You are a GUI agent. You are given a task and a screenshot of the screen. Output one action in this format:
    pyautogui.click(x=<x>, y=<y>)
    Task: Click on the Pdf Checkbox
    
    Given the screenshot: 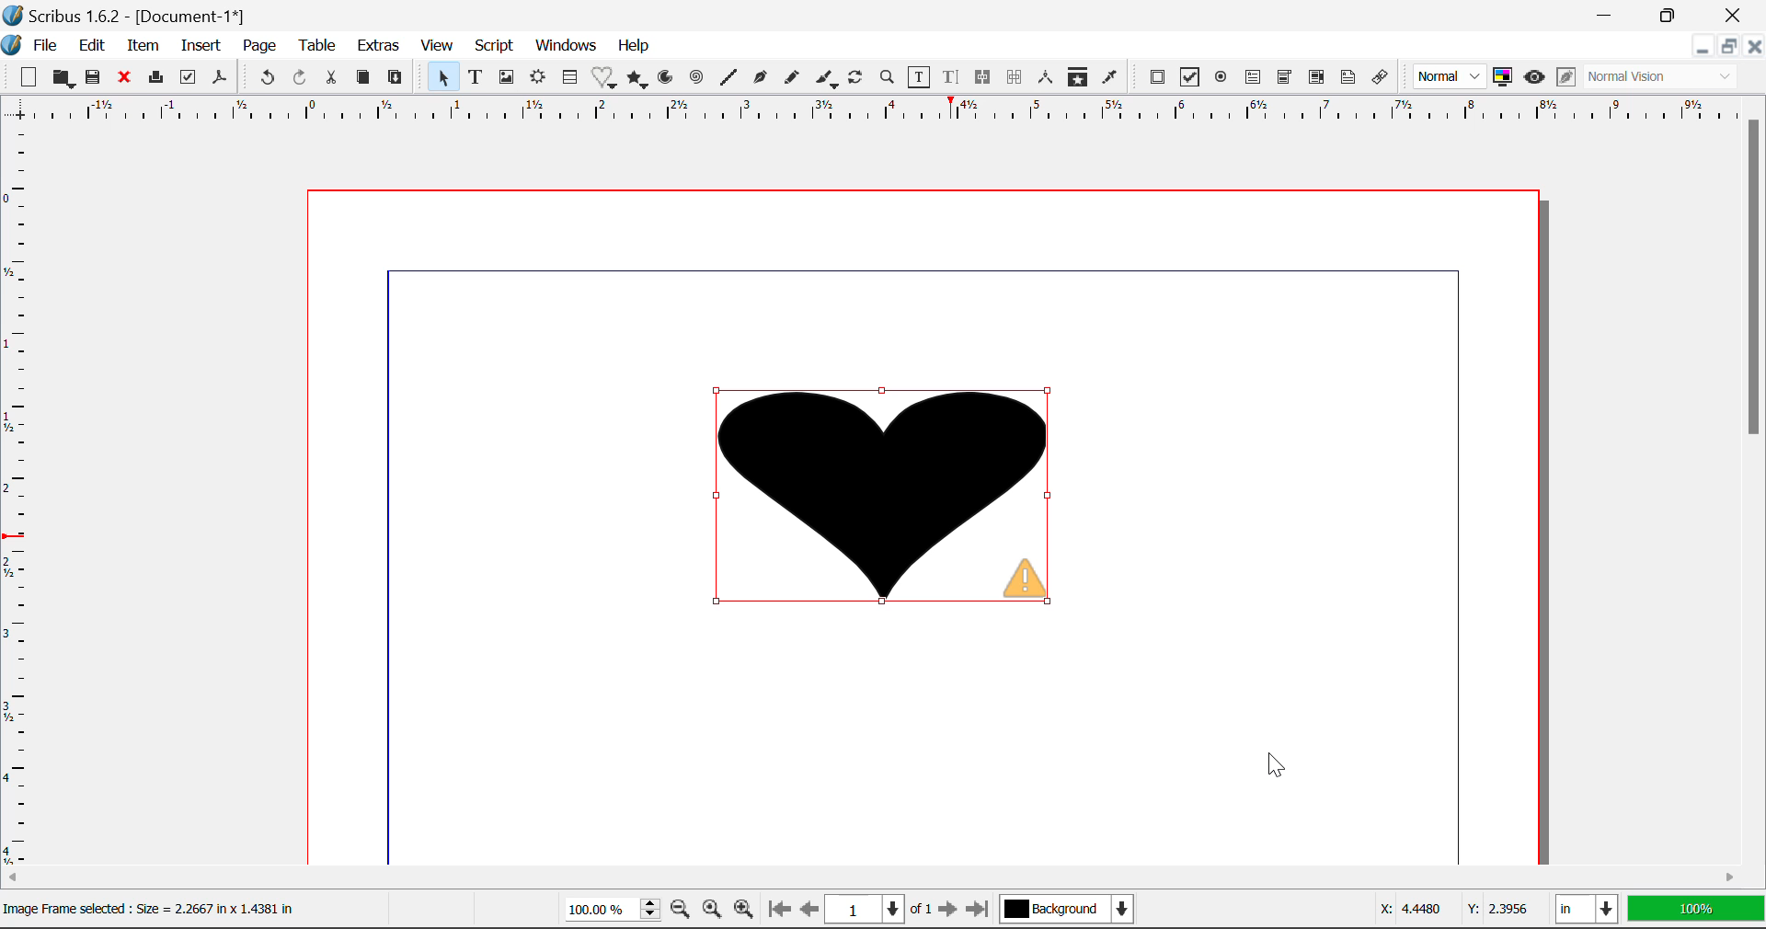 What is the action you would take?
    pyautogui.click(x=1192, y=80)
    